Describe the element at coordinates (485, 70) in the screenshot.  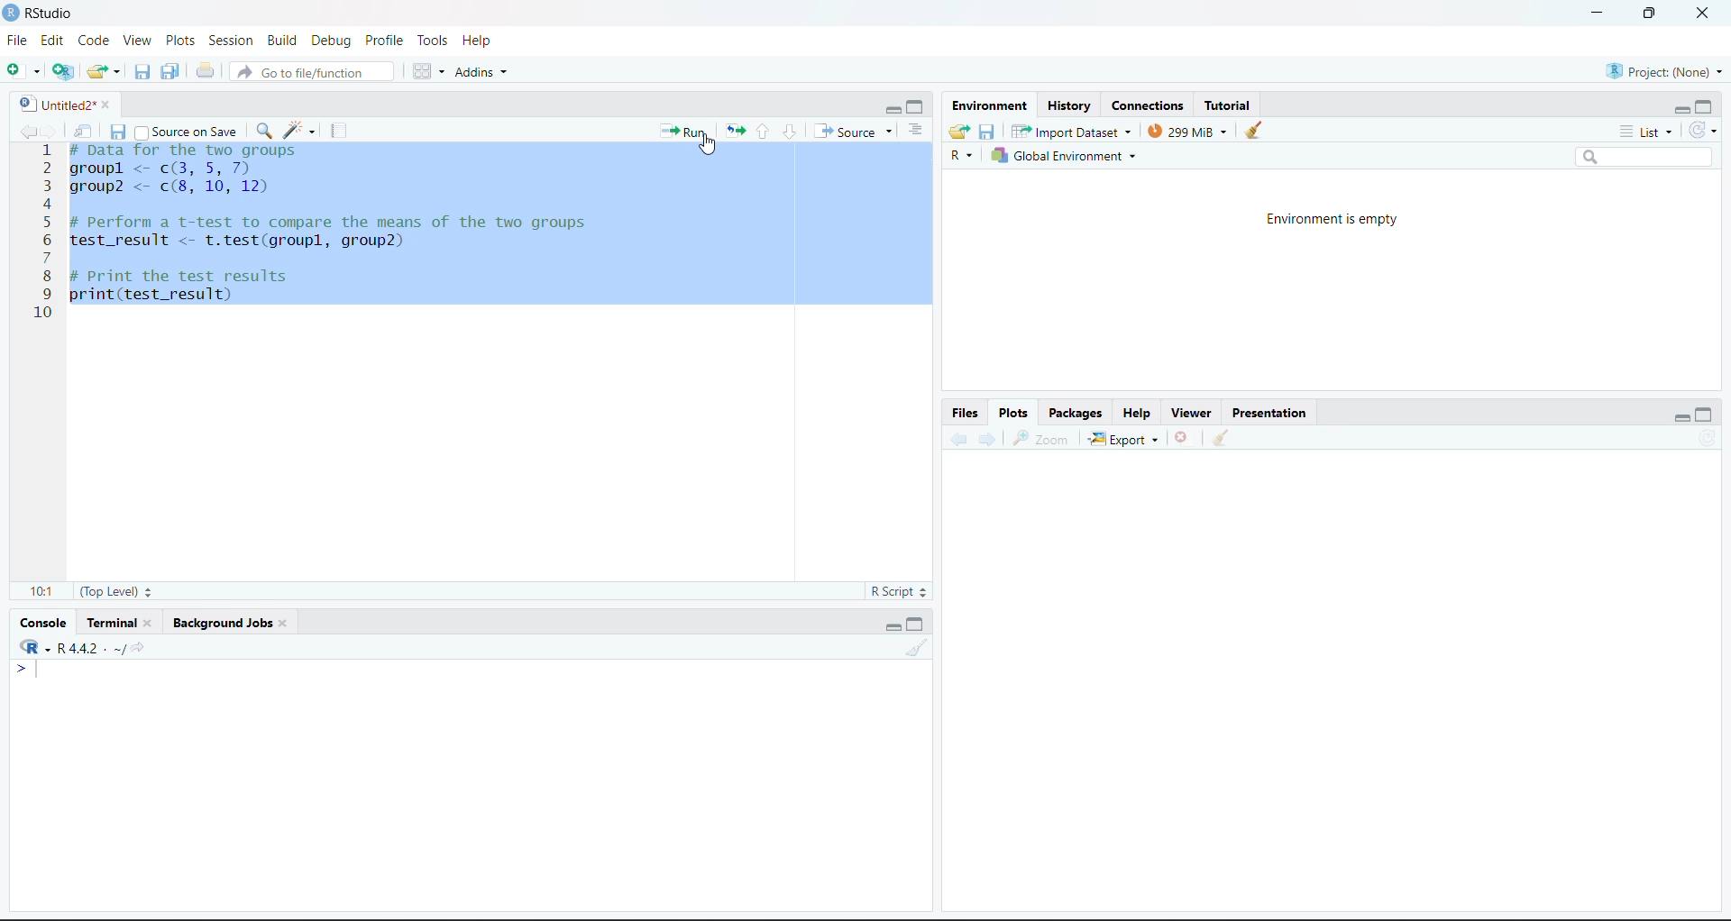
I see `addins` at that location.